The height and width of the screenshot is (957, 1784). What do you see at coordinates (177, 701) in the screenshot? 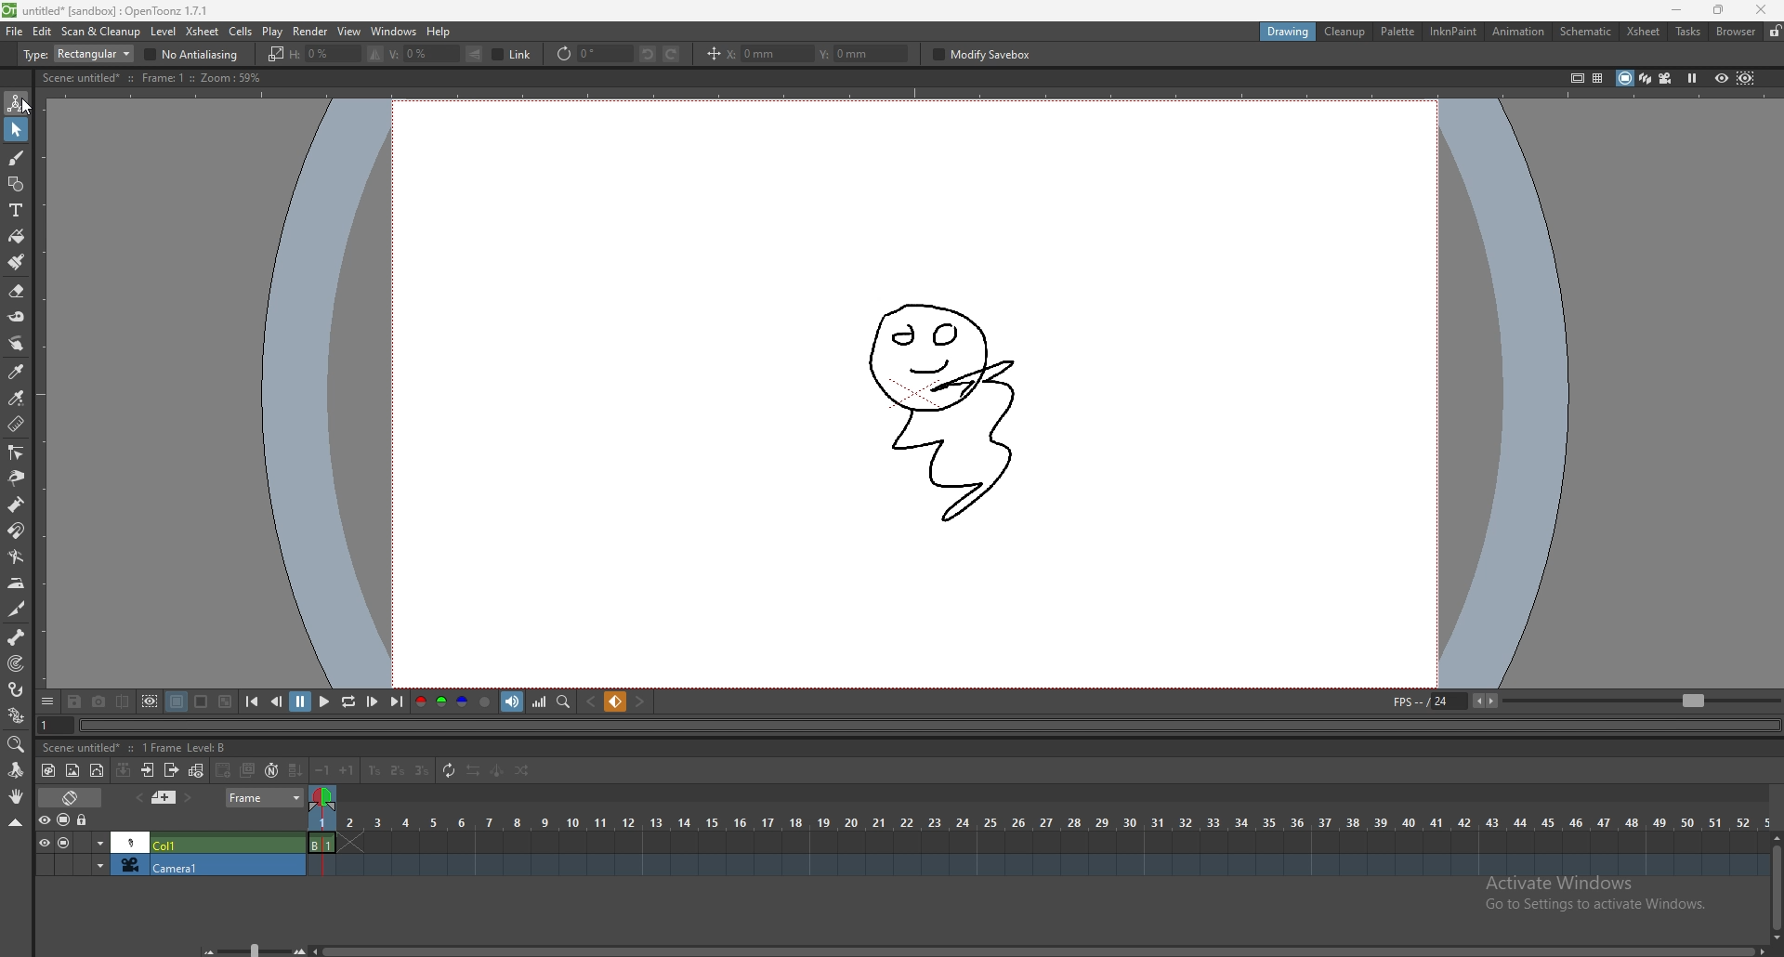
I see `black background` at bounding box center [177, 701].